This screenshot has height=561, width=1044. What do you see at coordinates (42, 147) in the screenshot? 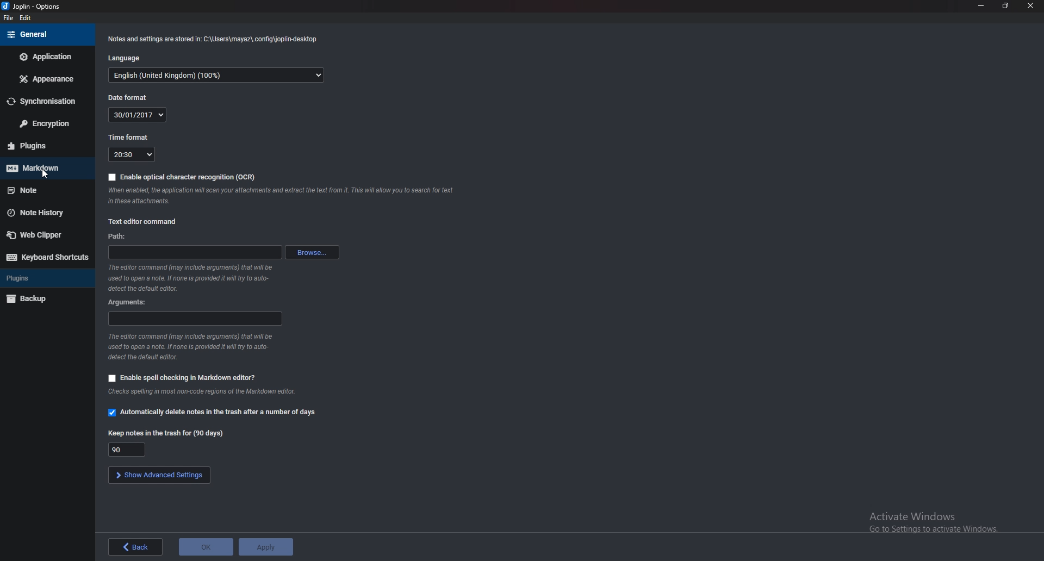
I see `Plugins` at bounding box center [42, 147].